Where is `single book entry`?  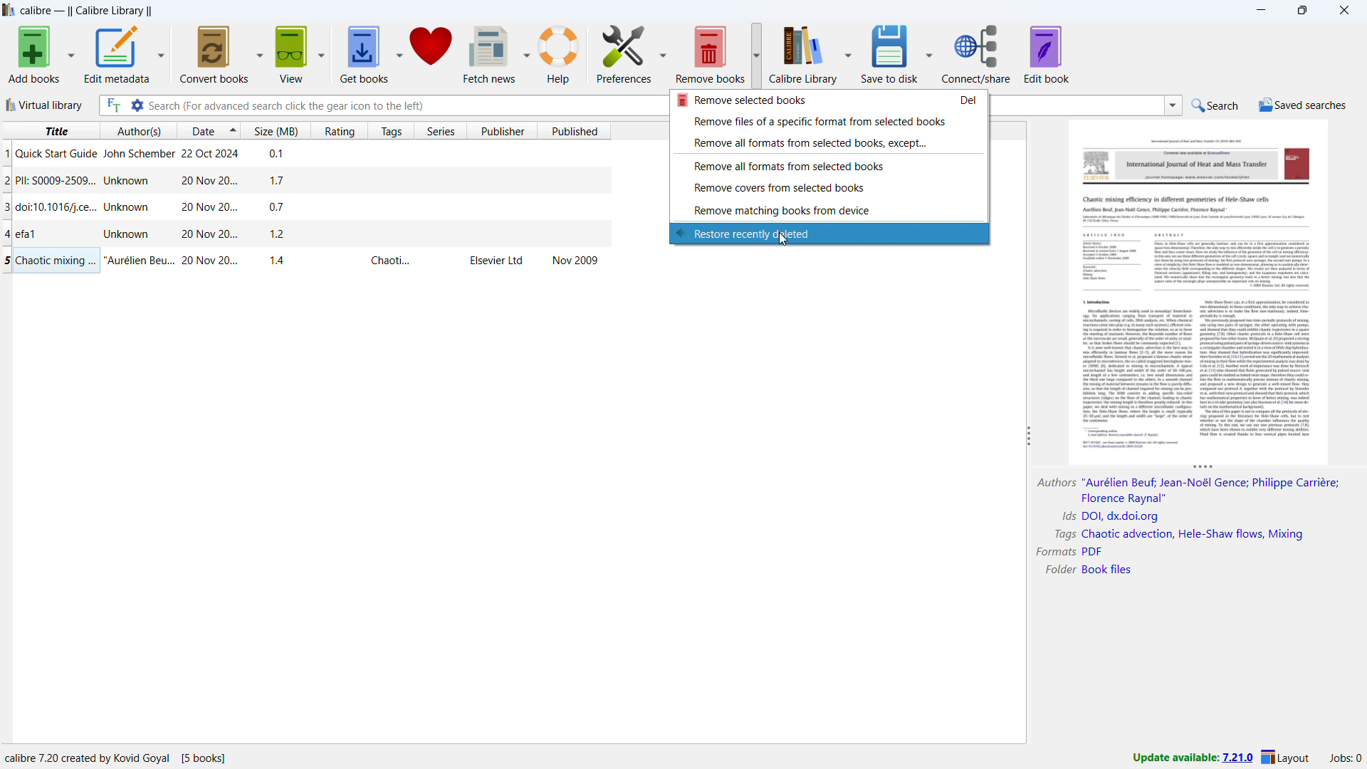 single book entry is located at coordinates (305, 181).